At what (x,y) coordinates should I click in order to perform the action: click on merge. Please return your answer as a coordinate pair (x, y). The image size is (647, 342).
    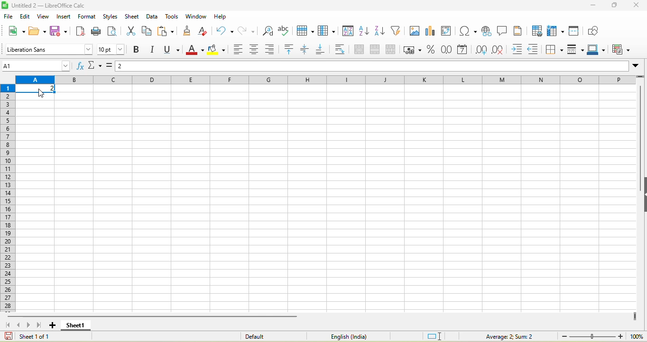
    Looking at the image, I should click on (378, 50).